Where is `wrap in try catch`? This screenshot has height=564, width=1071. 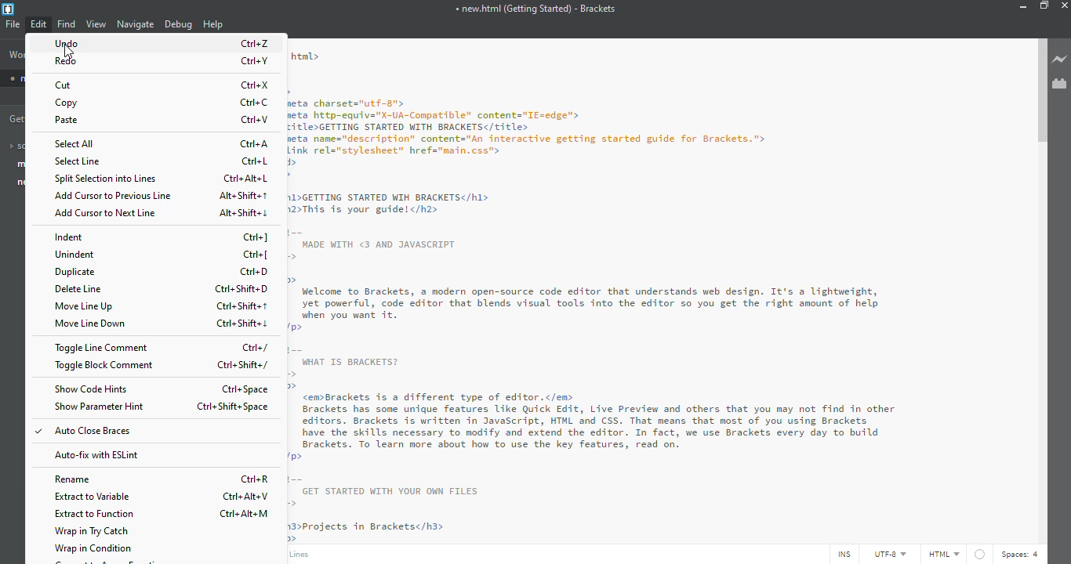 wrap in try catch is located at coordinates (97, 532).